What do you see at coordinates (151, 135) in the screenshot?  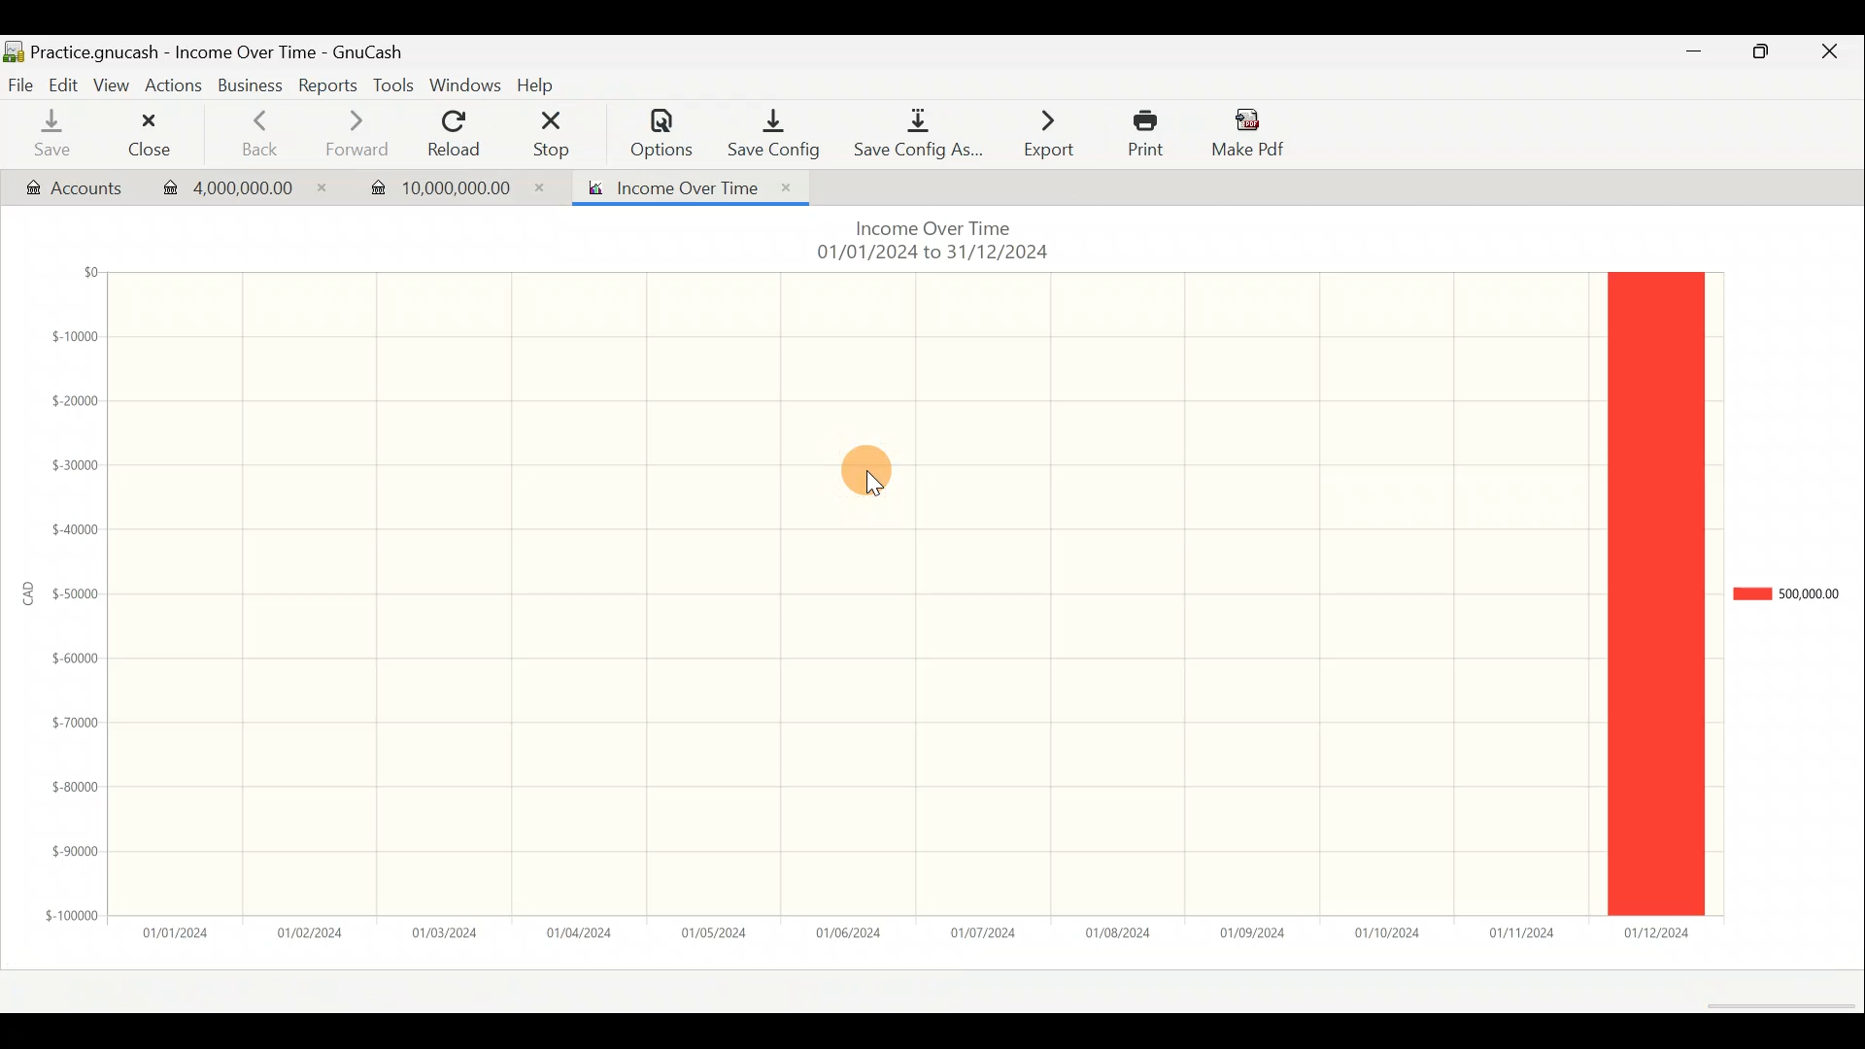 I see `Close` at bounding box center [151, 135].